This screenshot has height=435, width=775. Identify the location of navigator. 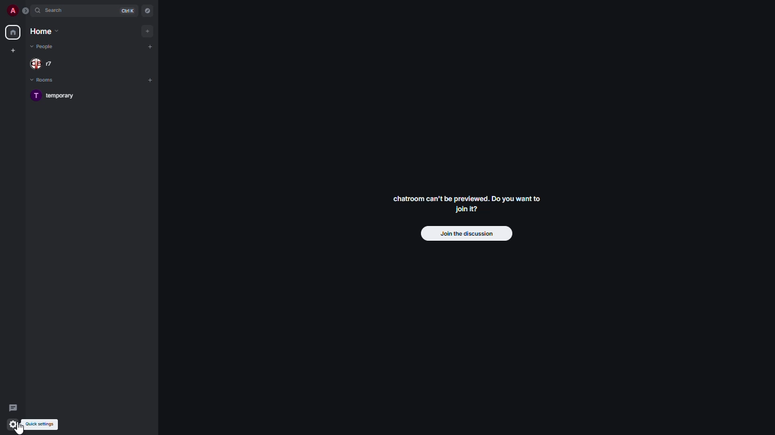
(147, 10).